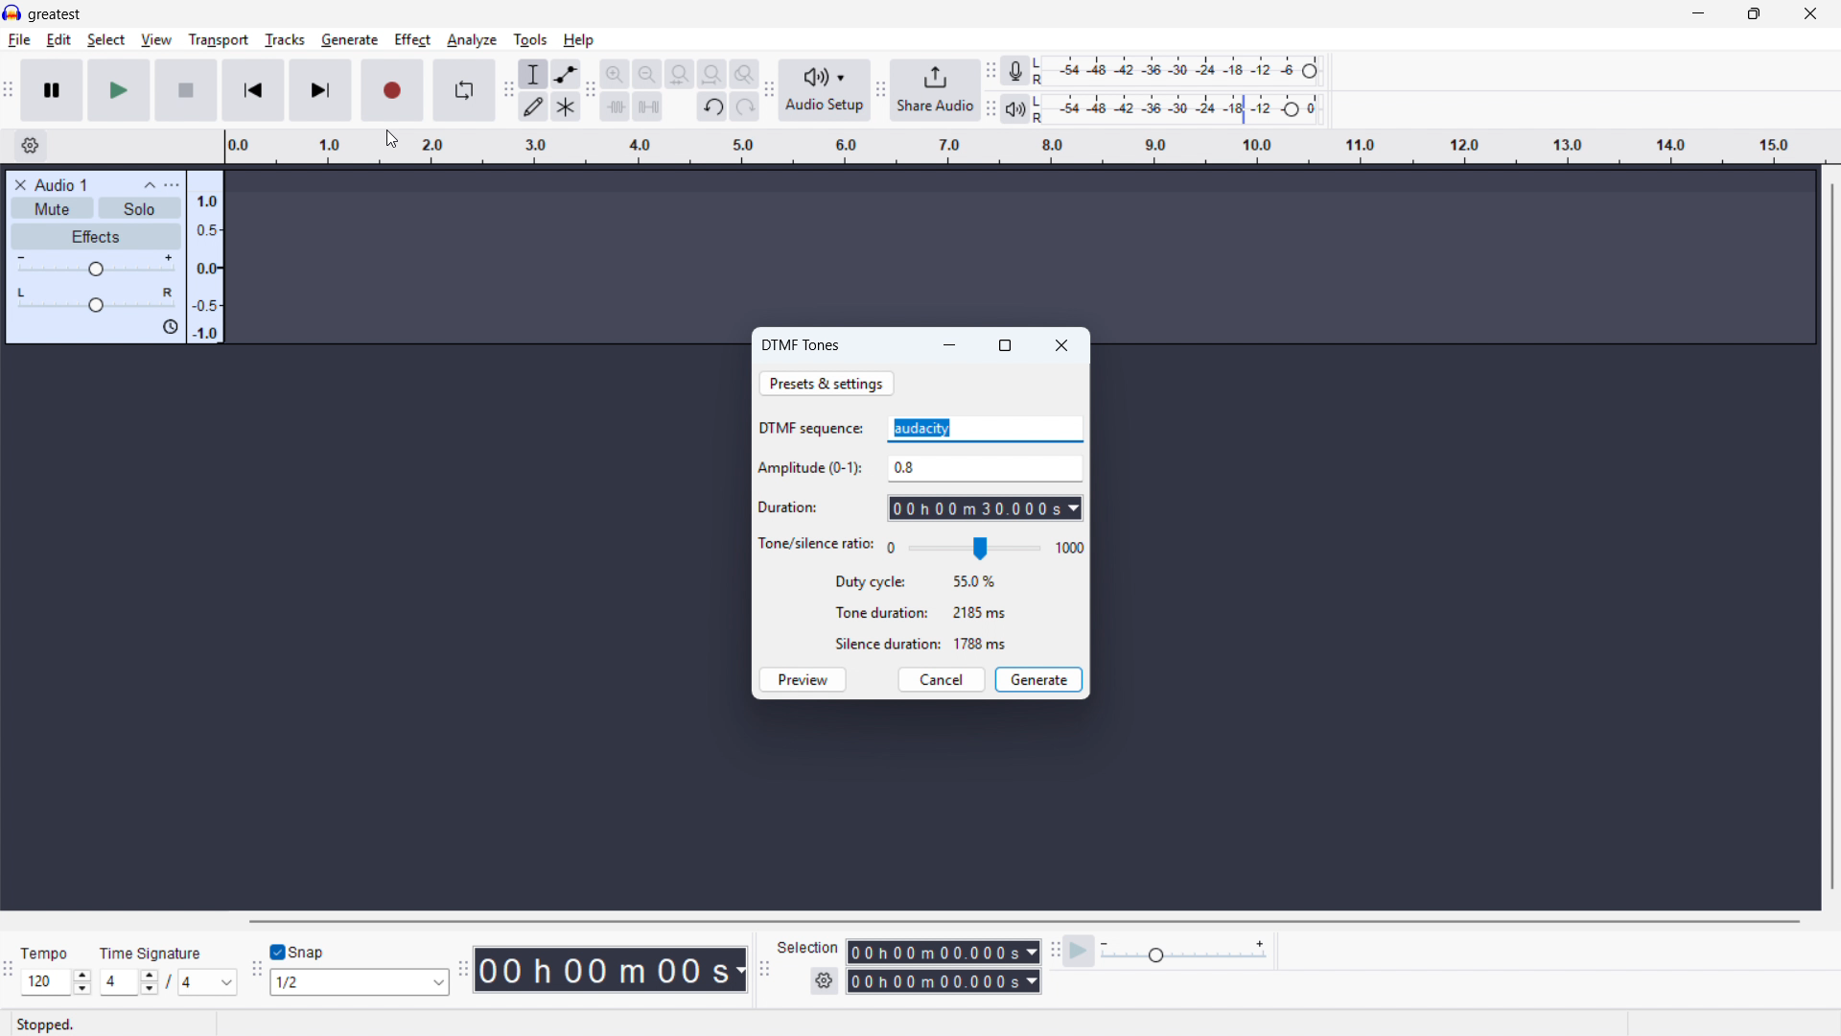 The image size is (1841, 1036). I want to click on help, so click(579, 40).